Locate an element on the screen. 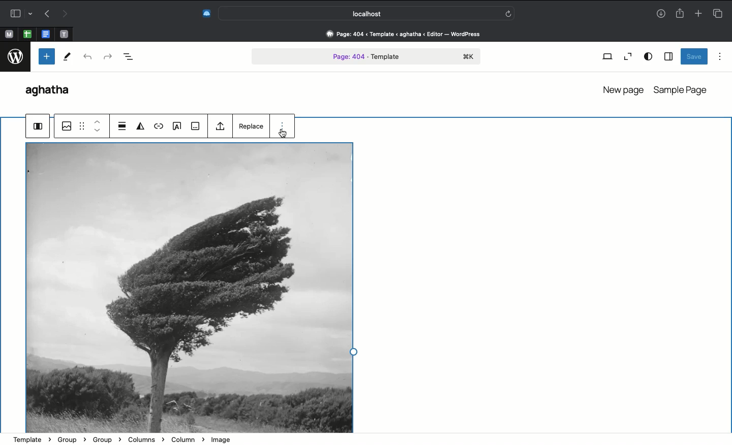  Address is located at coordinates (398, 34).